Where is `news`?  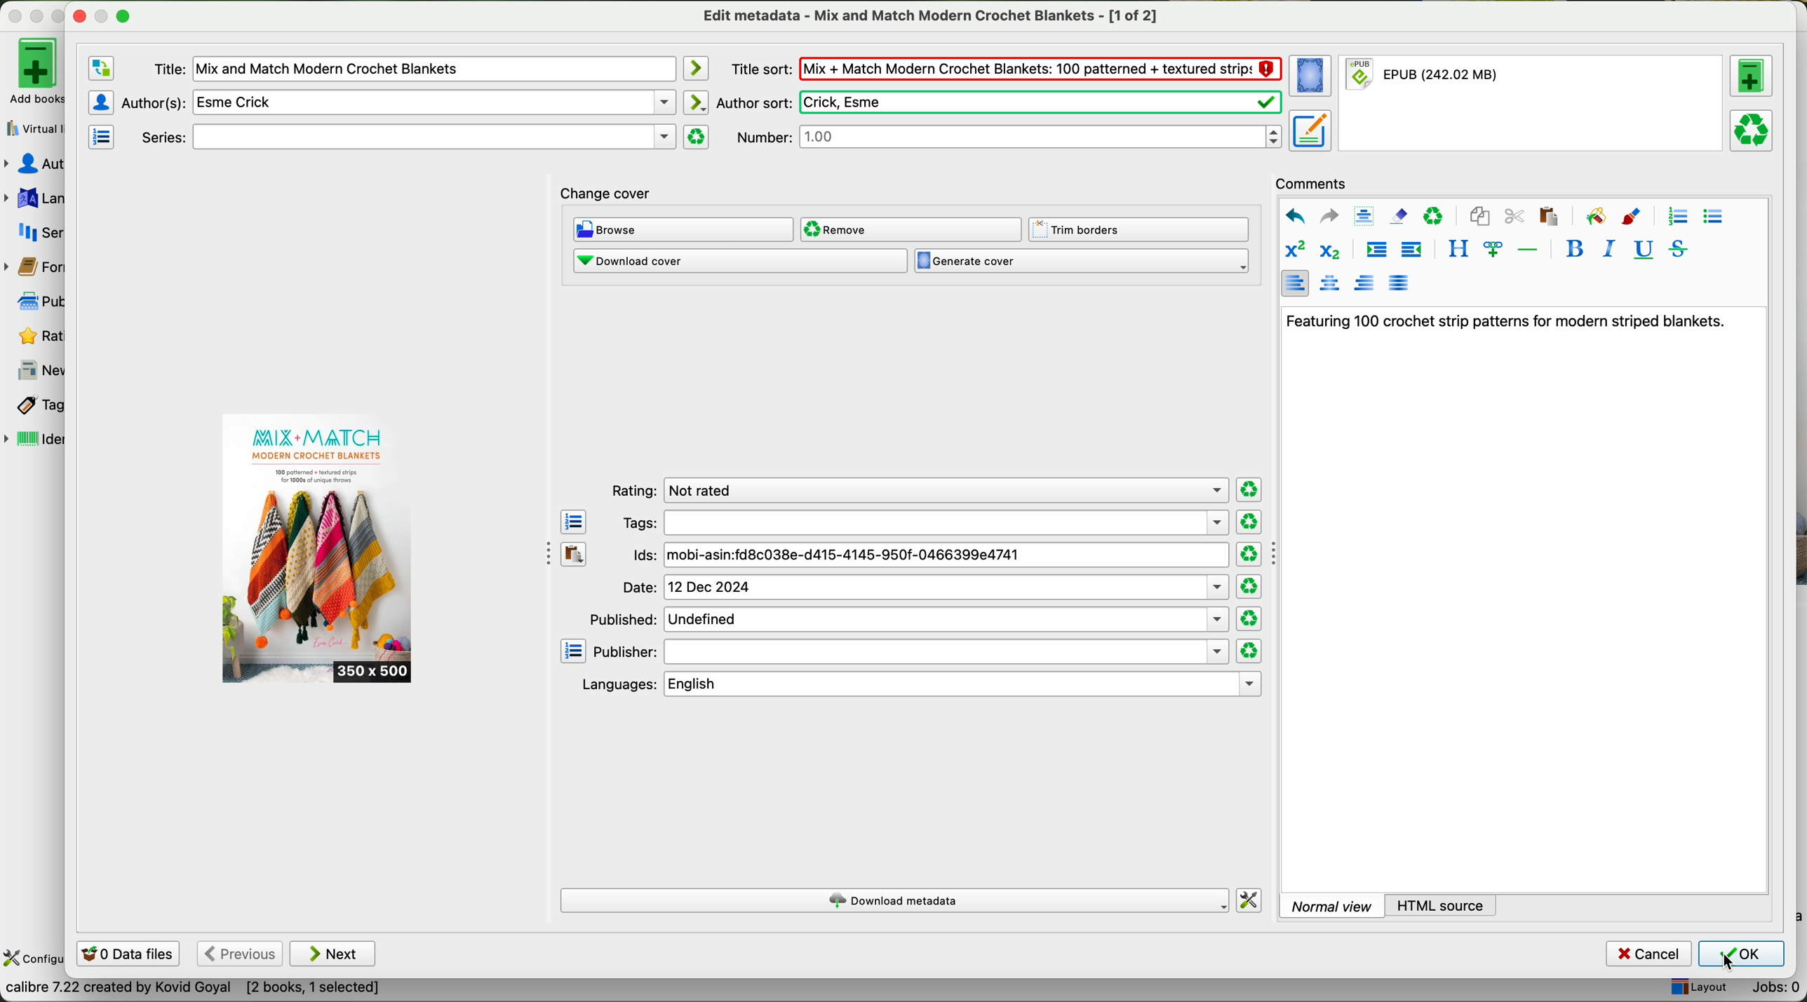 news is located at coordinates (35, 371).